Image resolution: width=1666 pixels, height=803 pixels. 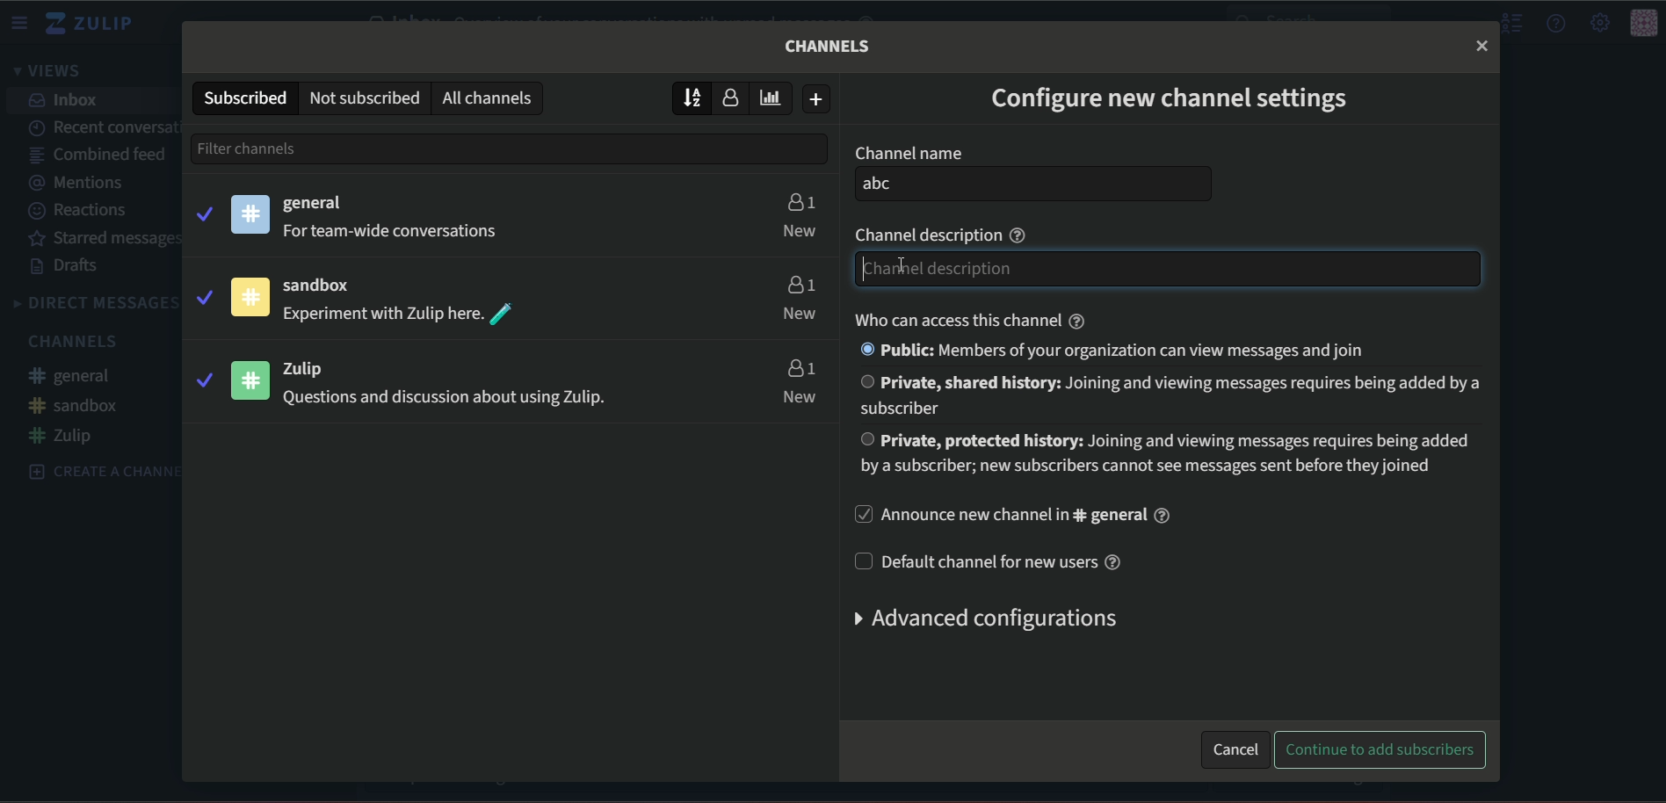 I want to click on users, so click(x=800, y=199).